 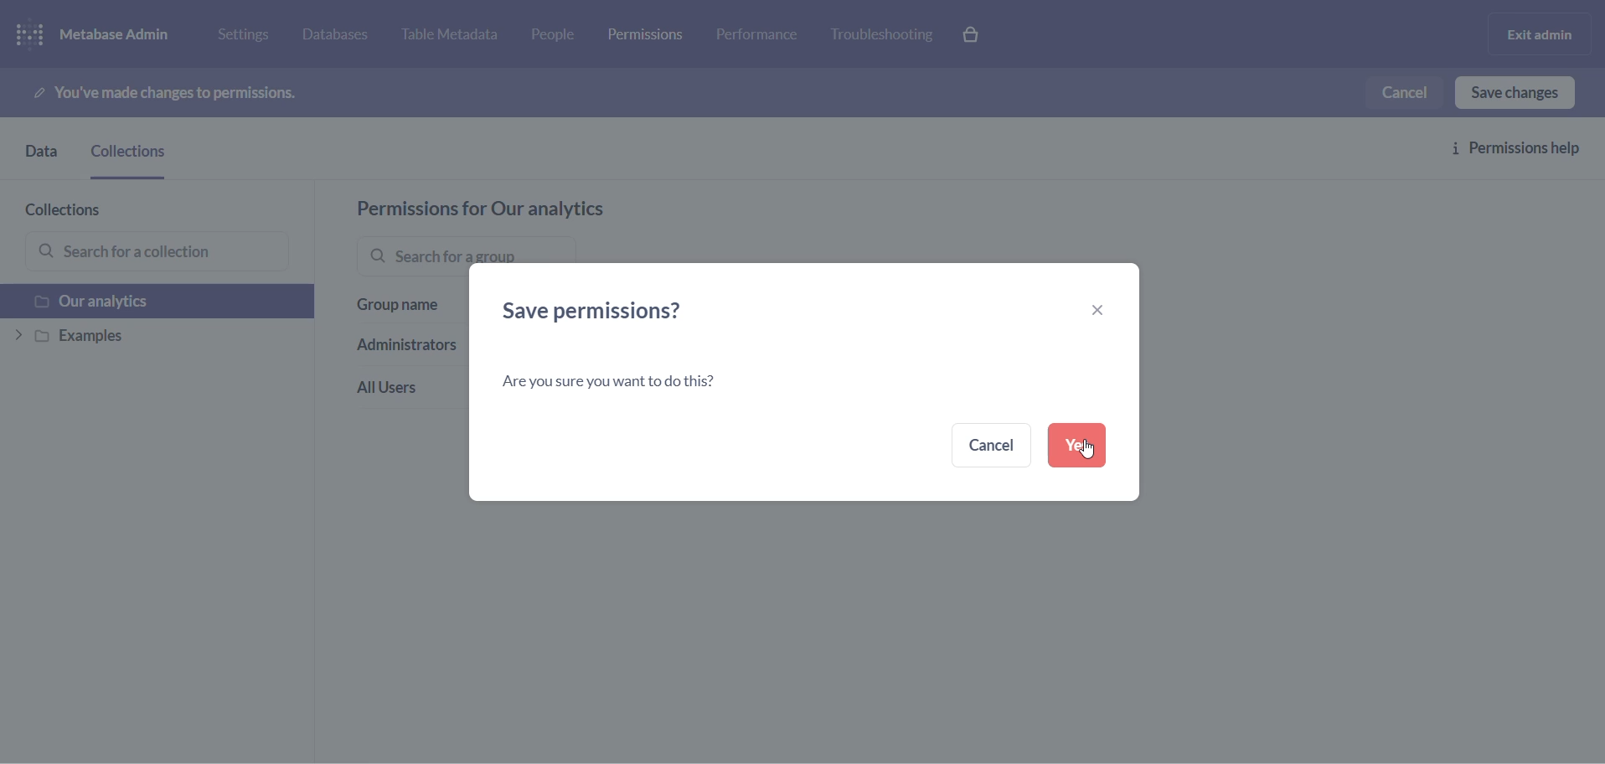 I want to click on examples, so click(x=144, y=338).